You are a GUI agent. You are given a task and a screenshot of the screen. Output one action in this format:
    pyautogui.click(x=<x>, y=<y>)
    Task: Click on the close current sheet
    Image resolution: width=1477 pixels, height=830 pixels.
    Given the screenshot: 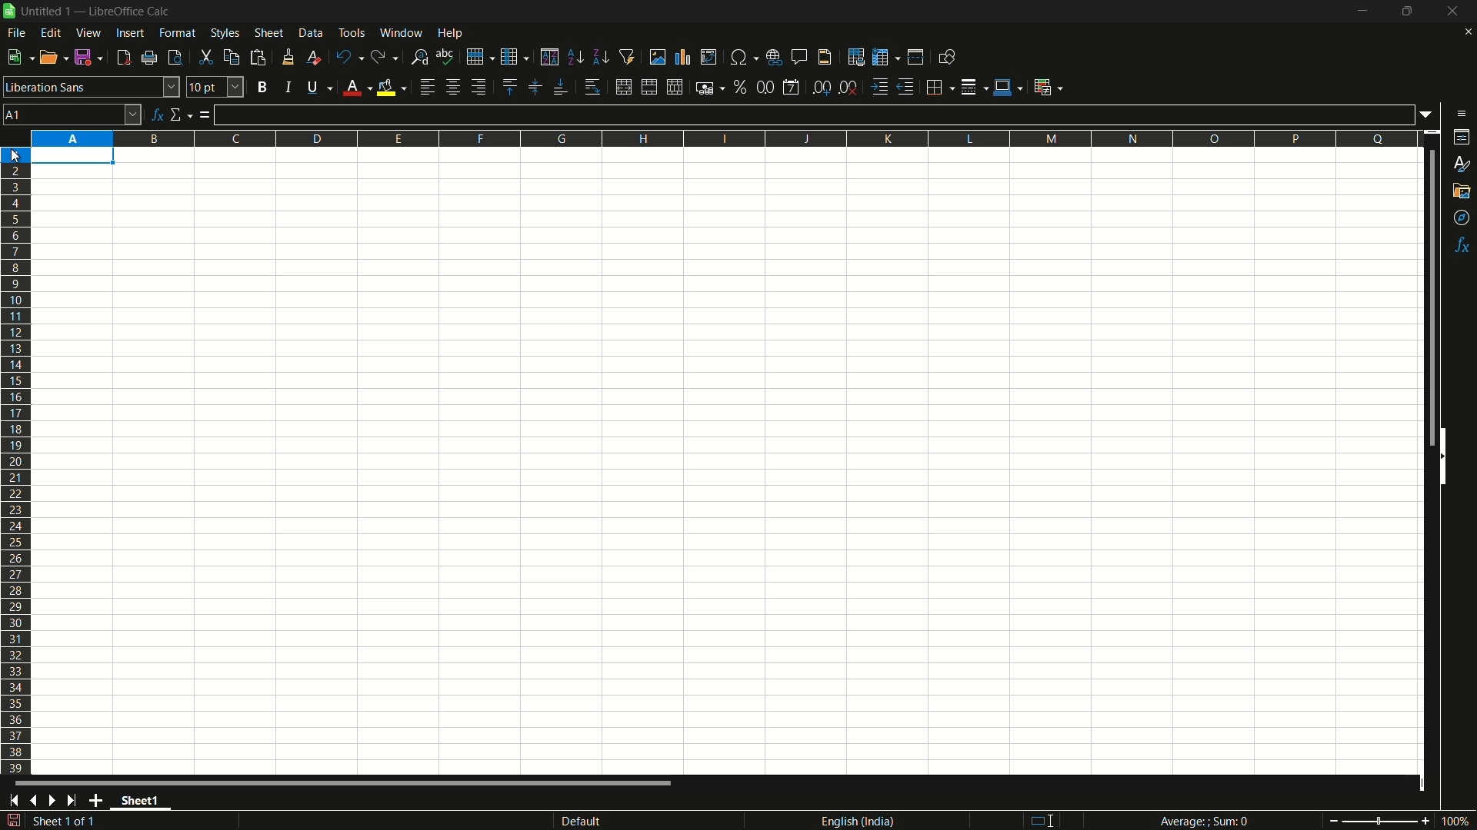 What is the action you would take?
    pyautogui.click(x=1466, y=35)
    